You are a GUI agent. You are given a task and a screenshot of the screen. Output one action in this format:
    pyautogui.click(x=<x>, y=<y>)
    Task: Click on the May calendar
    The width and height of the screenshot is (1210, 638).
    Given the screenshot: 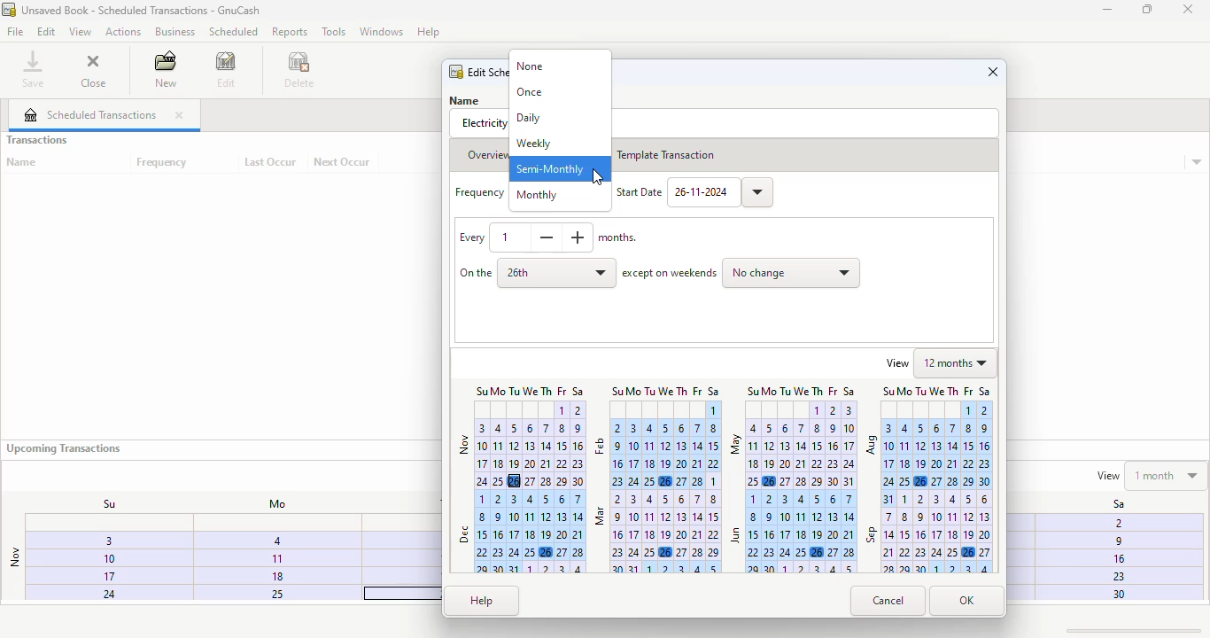 What is the action you would take?
    pyautogui.click(x=793, y=436)
    